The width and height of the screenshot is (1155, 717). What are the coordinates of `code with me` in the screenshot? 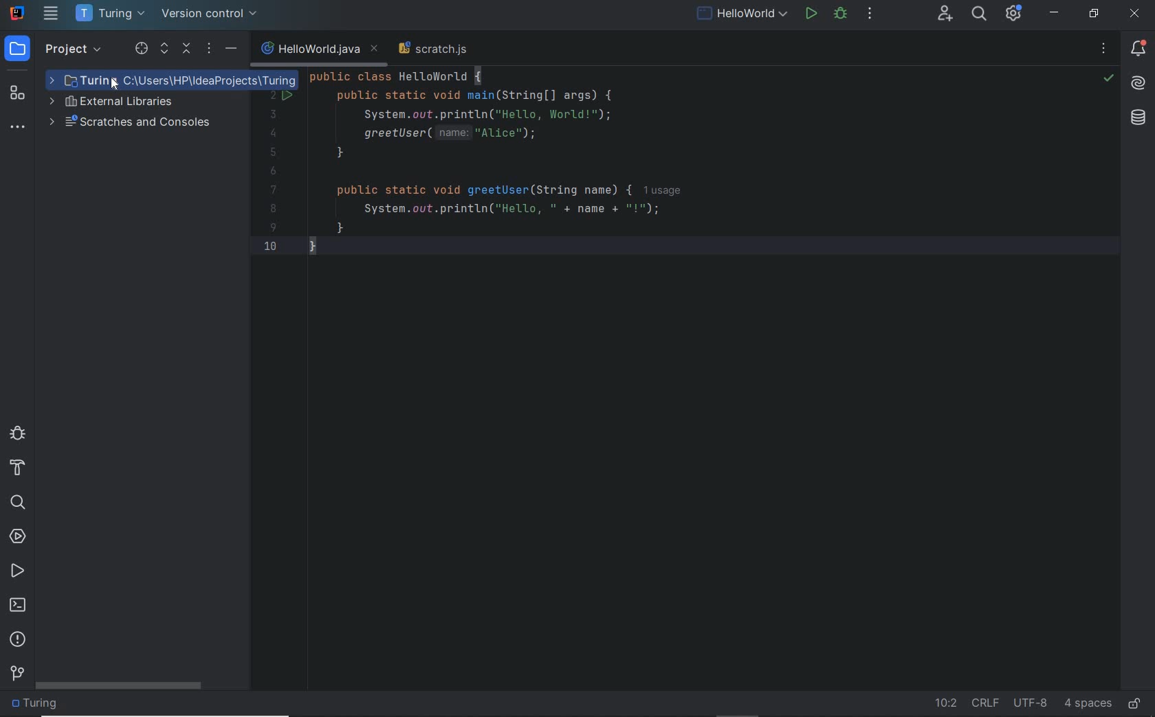 It's located at (945, 19).